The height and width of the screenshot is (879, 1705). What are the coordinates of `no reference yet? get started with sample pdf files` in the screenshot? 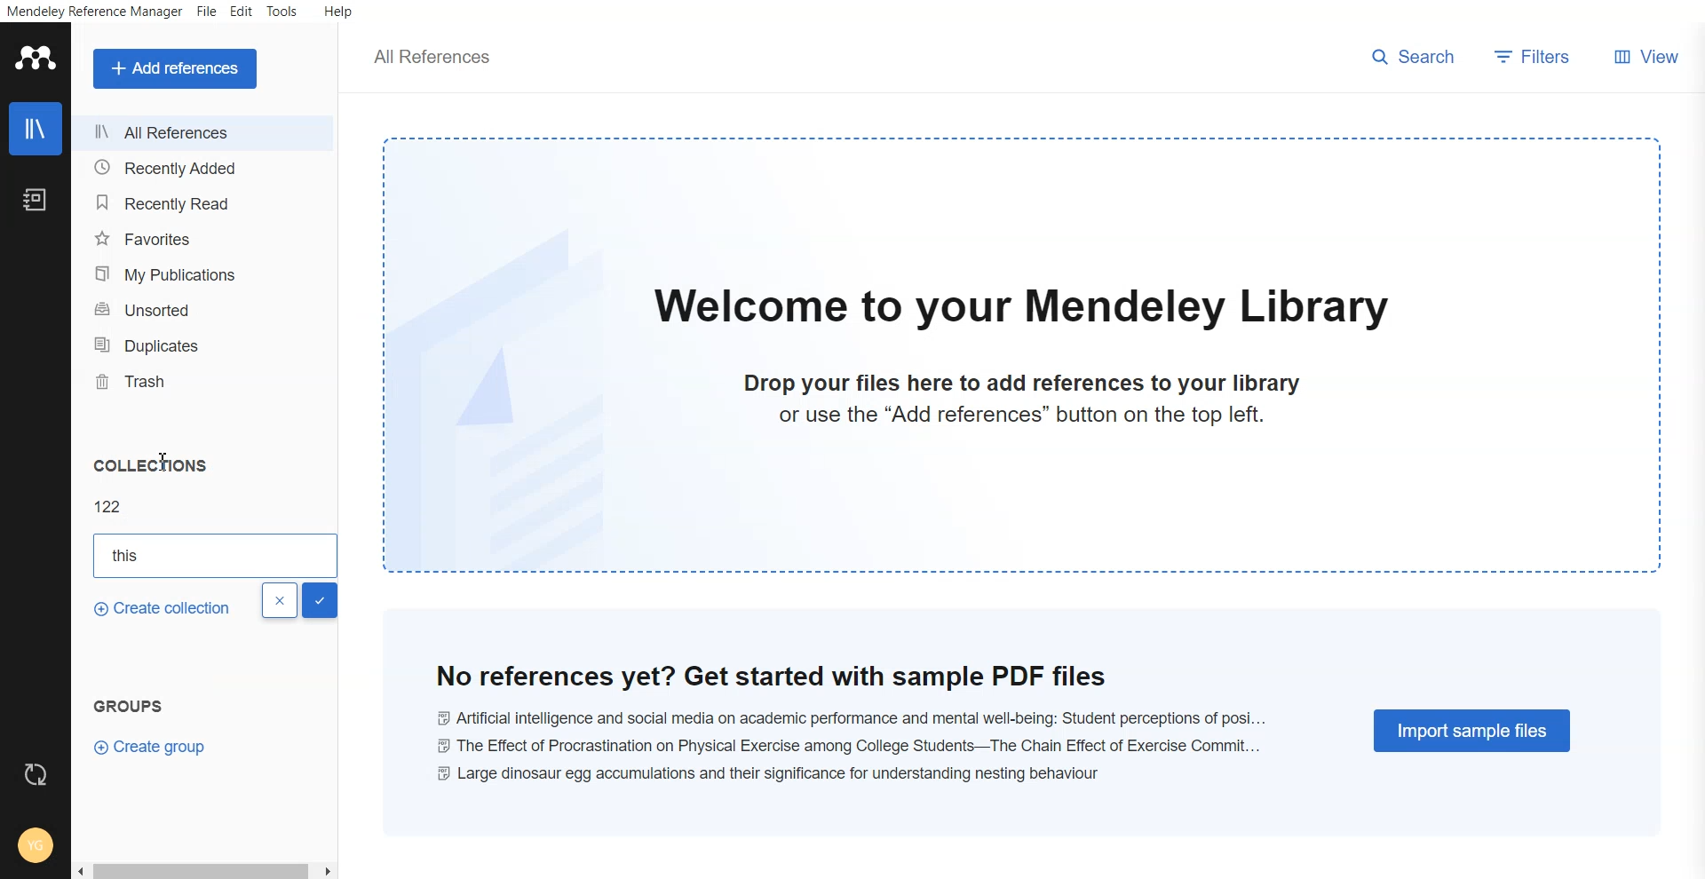 It's located at (852, 675).